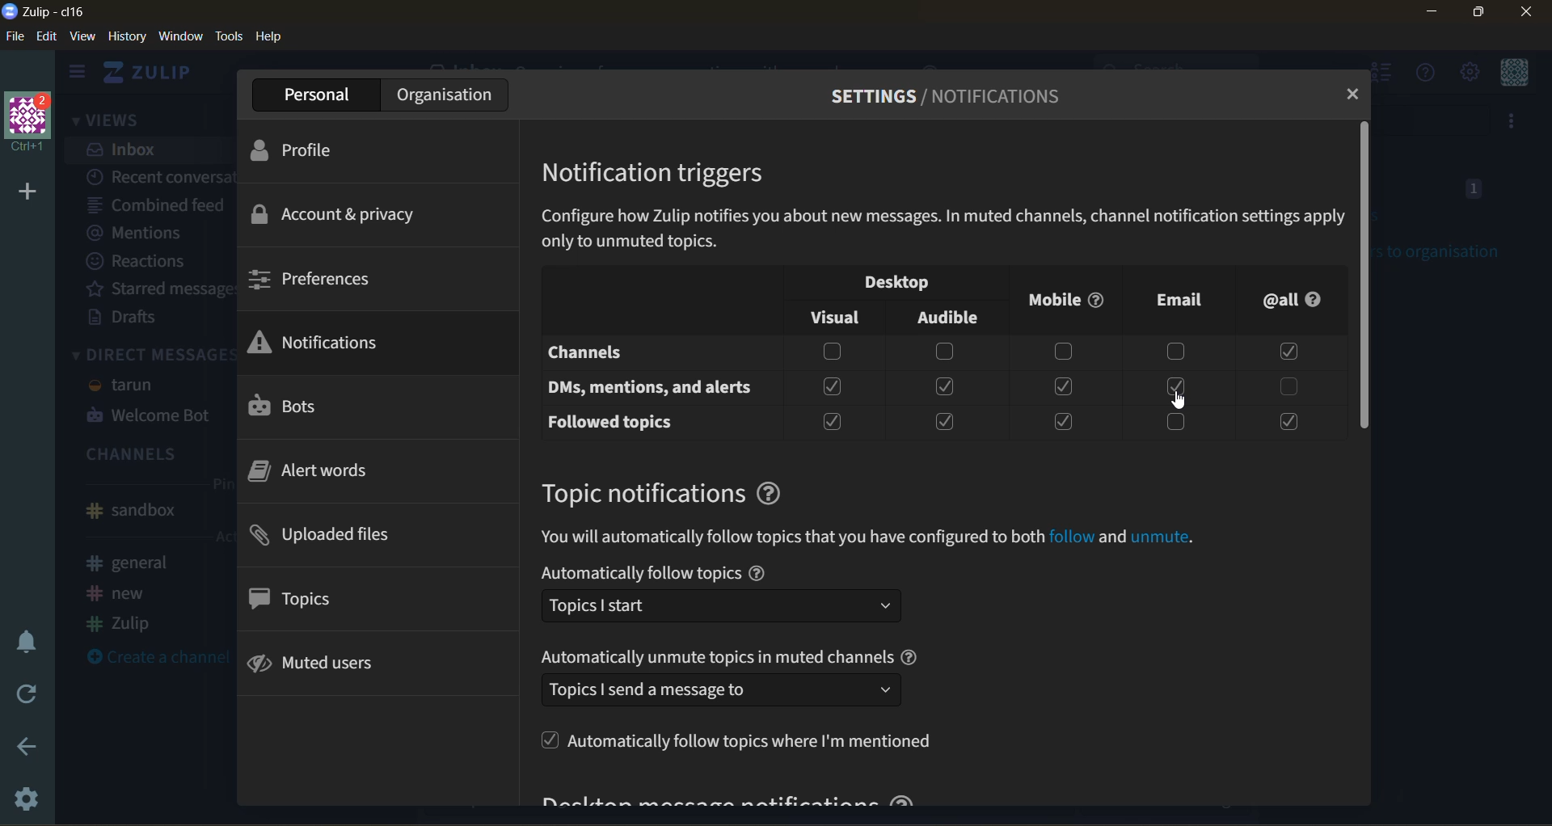 This screenshot has width=1552, height=826. Describe the element at coordinates (15, 37) in the screenshot. I see `file` at that location.